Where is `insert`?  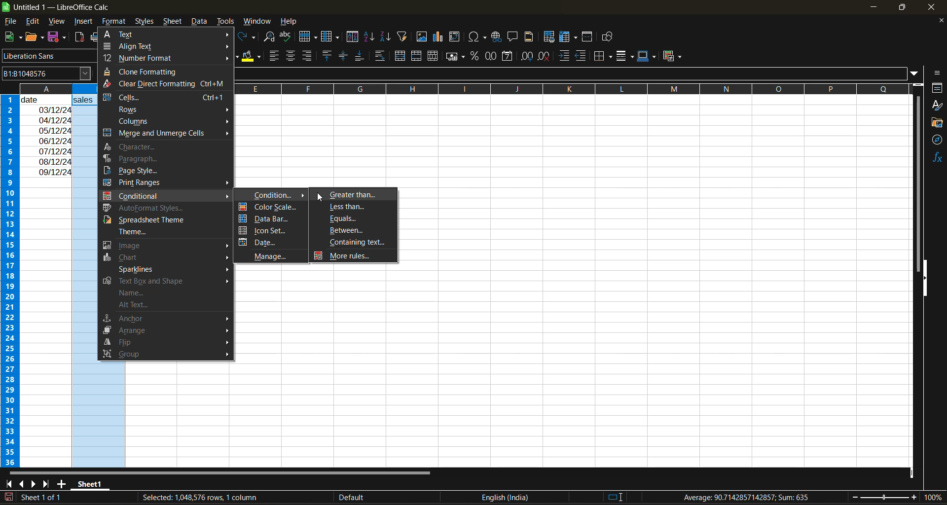
insert is located at coordinates (86, 22).